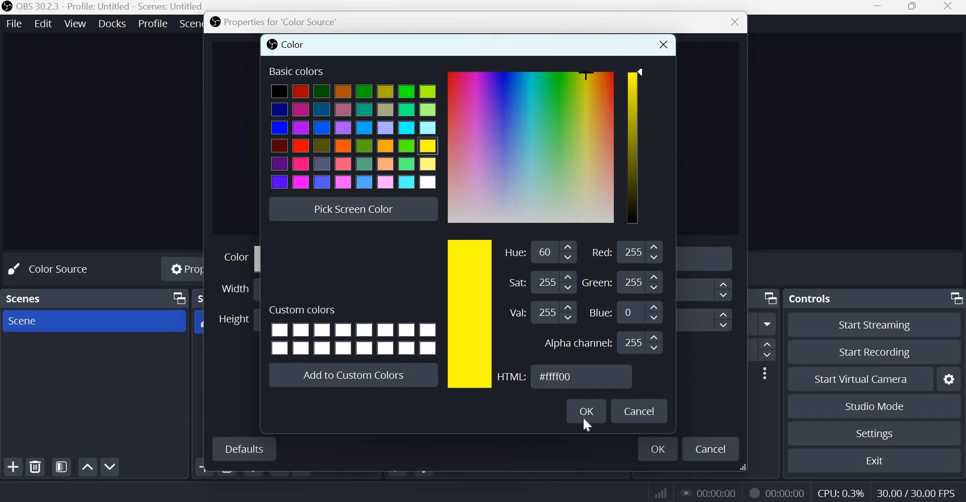 The width and height of the screenshot is (966, 502). I want to click on Saturation:, so click(515, 281).